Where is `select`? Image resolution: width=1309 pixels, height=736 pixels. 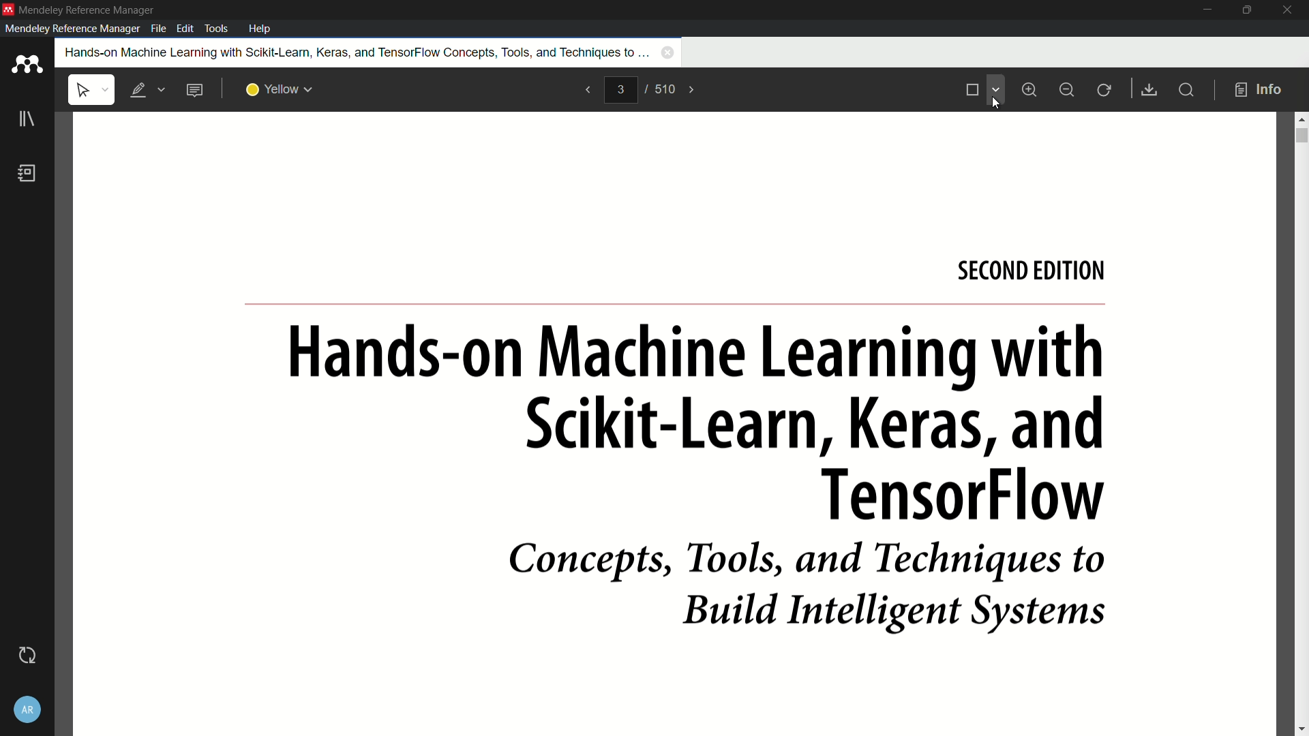 select is located at coordinates (91, 90).